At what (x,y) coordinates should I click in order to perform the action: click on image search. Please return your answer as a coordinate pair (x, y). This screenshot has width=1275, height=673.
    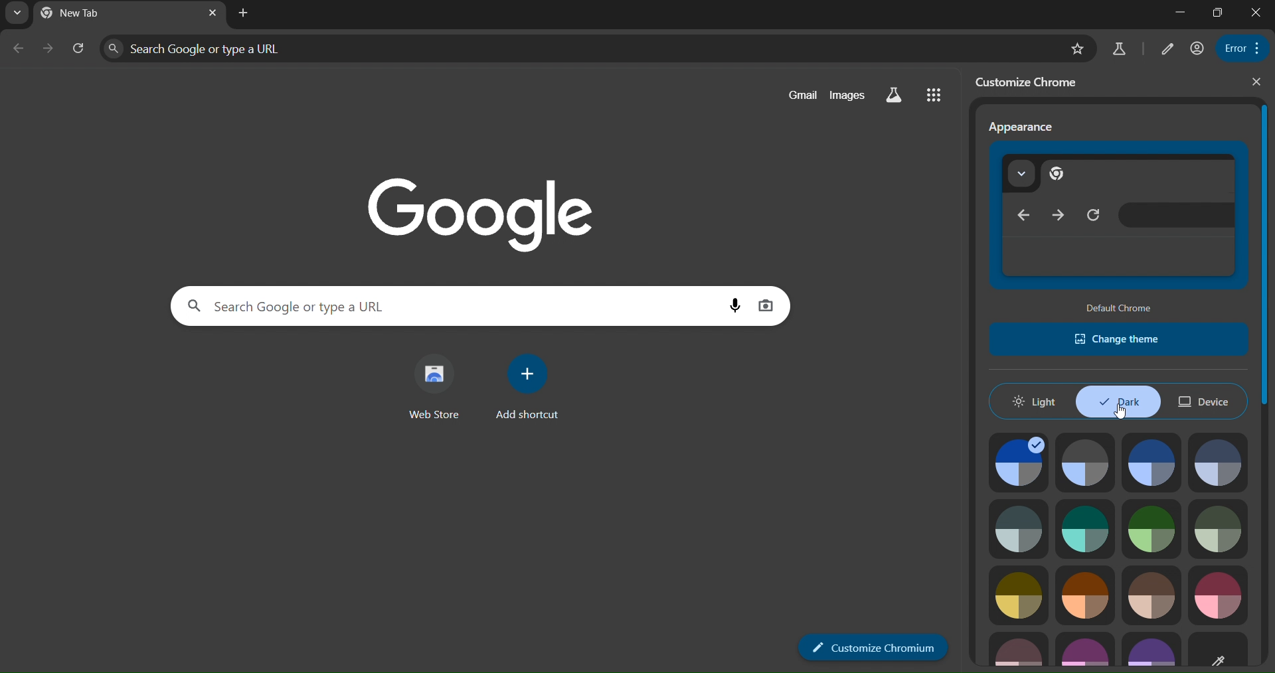
    Looking at the image, I should click on (769, 304).